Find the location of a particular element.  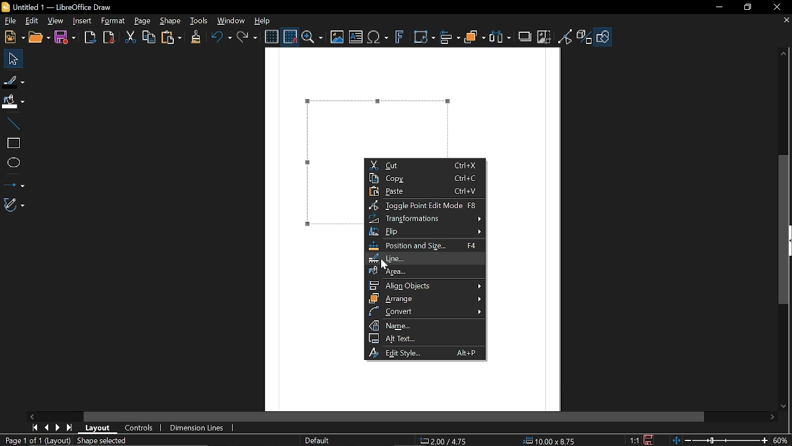

Change zoom is located at coordinates (717, 440).